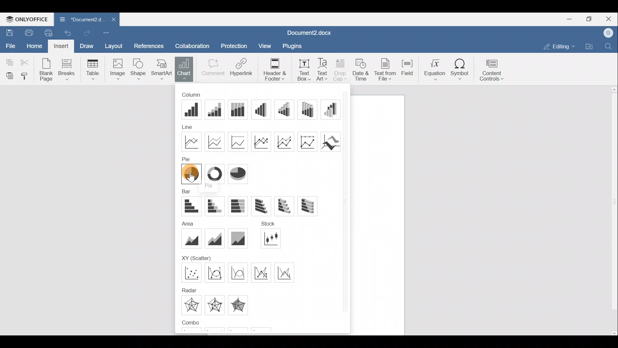 The width and height of the screenshot is (618, 348). I want to click on Scatter with smooth lines, so click(216, 272).